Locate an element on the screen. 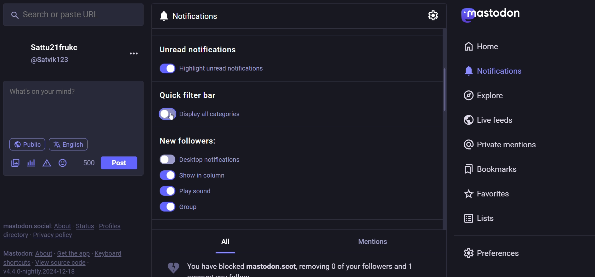  mastodon is located at coordinates (490, 14).